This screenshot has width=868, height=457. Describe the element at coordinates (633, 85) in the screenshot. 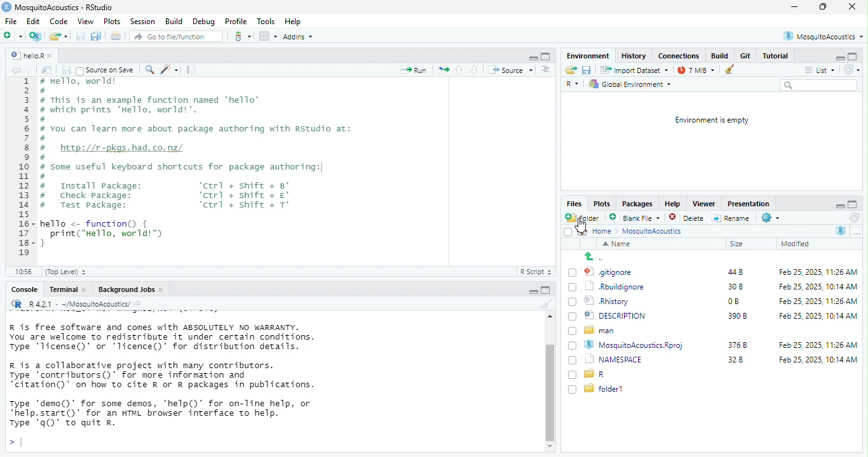

I see ` Global Environment ` at that location.